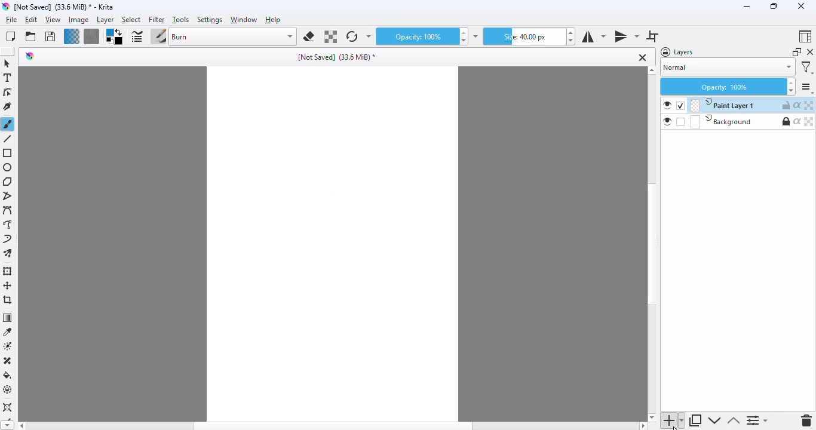 The width and height of the screenshot is (816, 430). Describe the element at coordinates (6, 426) in the screenshot. I see `scroll down` at that location.